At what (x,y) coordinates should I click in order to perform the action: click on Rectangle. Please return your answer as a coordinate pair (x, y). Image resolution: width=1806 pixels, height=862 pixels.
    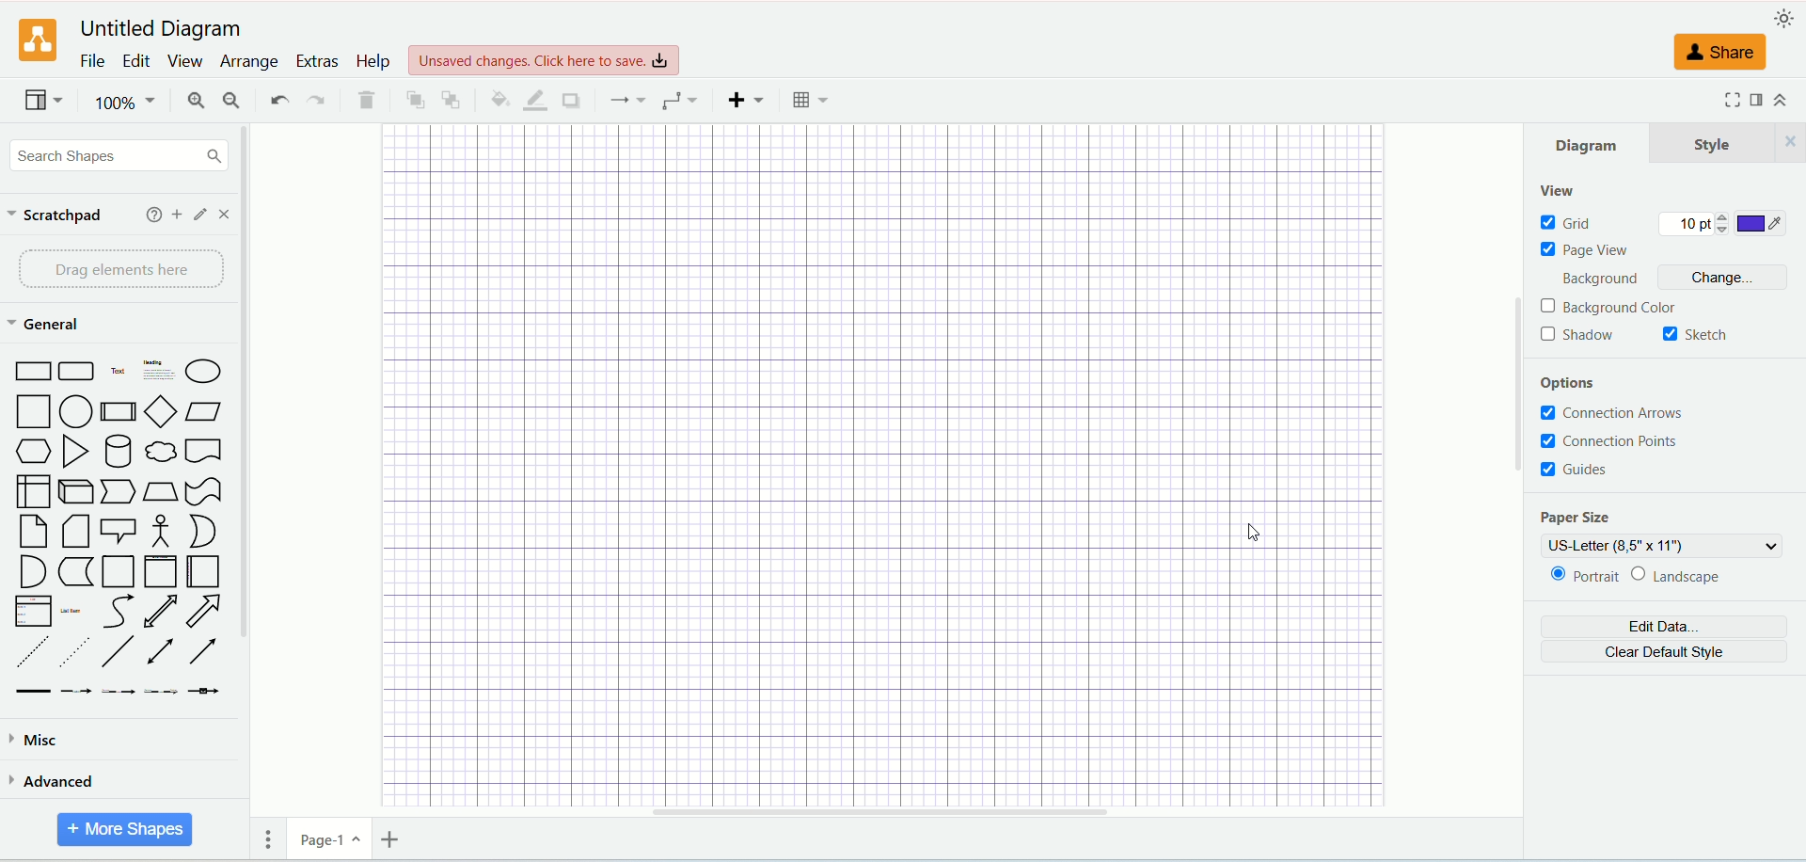
    Looking at the image, I should click on (35, 370).